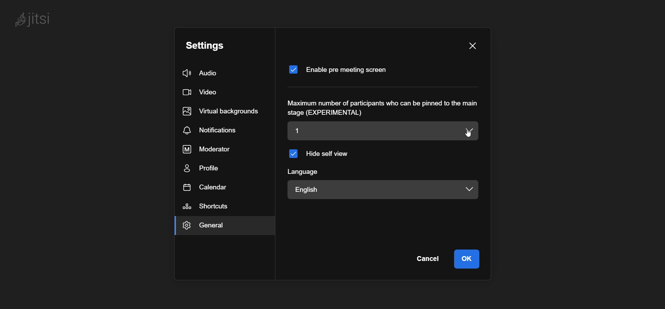  I want to click on virtual background, so click(222, 110).